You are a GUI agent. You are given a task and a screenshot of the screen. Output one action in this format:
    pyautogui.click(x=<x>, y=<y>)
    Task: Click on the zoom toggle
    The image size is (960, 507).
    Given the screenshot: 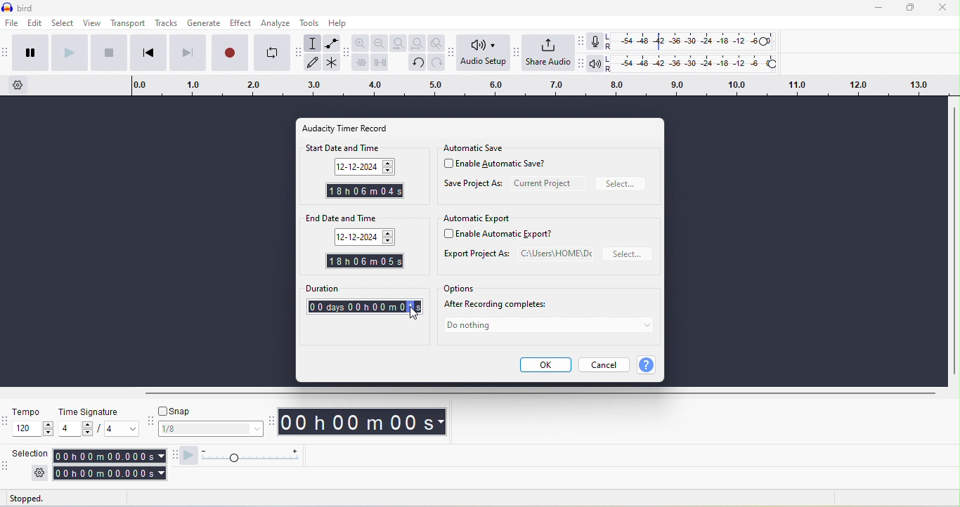 What is the action you would take?
    pyautogui.click(x=436, y=43)
    